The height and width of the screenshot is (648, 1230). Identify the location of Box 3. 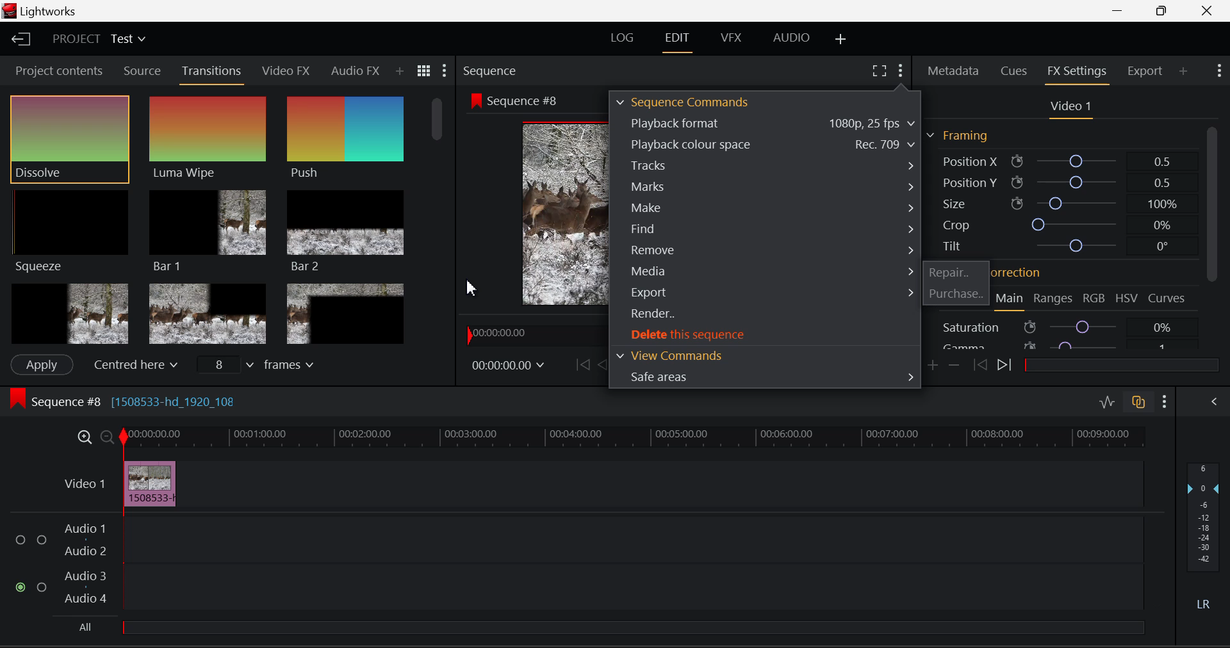
(345, 314).